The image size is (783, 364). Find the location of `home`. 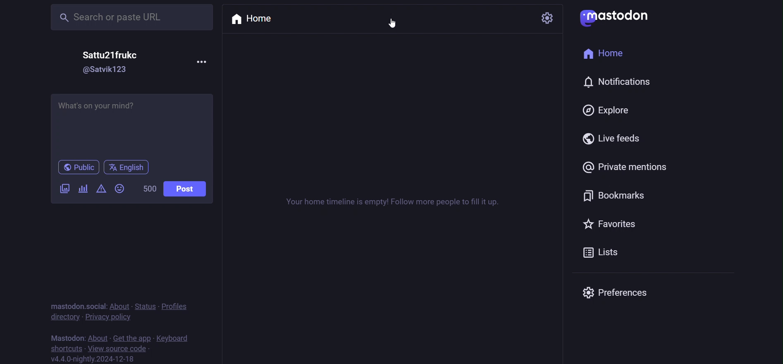

home is located at coordinates (604, 53).